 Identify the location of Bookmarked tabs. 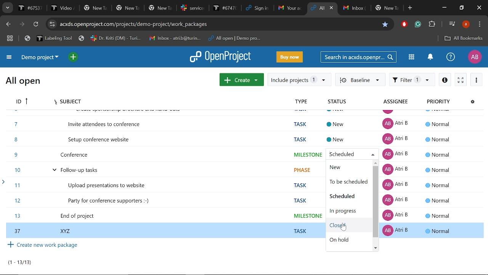
(145, 39).